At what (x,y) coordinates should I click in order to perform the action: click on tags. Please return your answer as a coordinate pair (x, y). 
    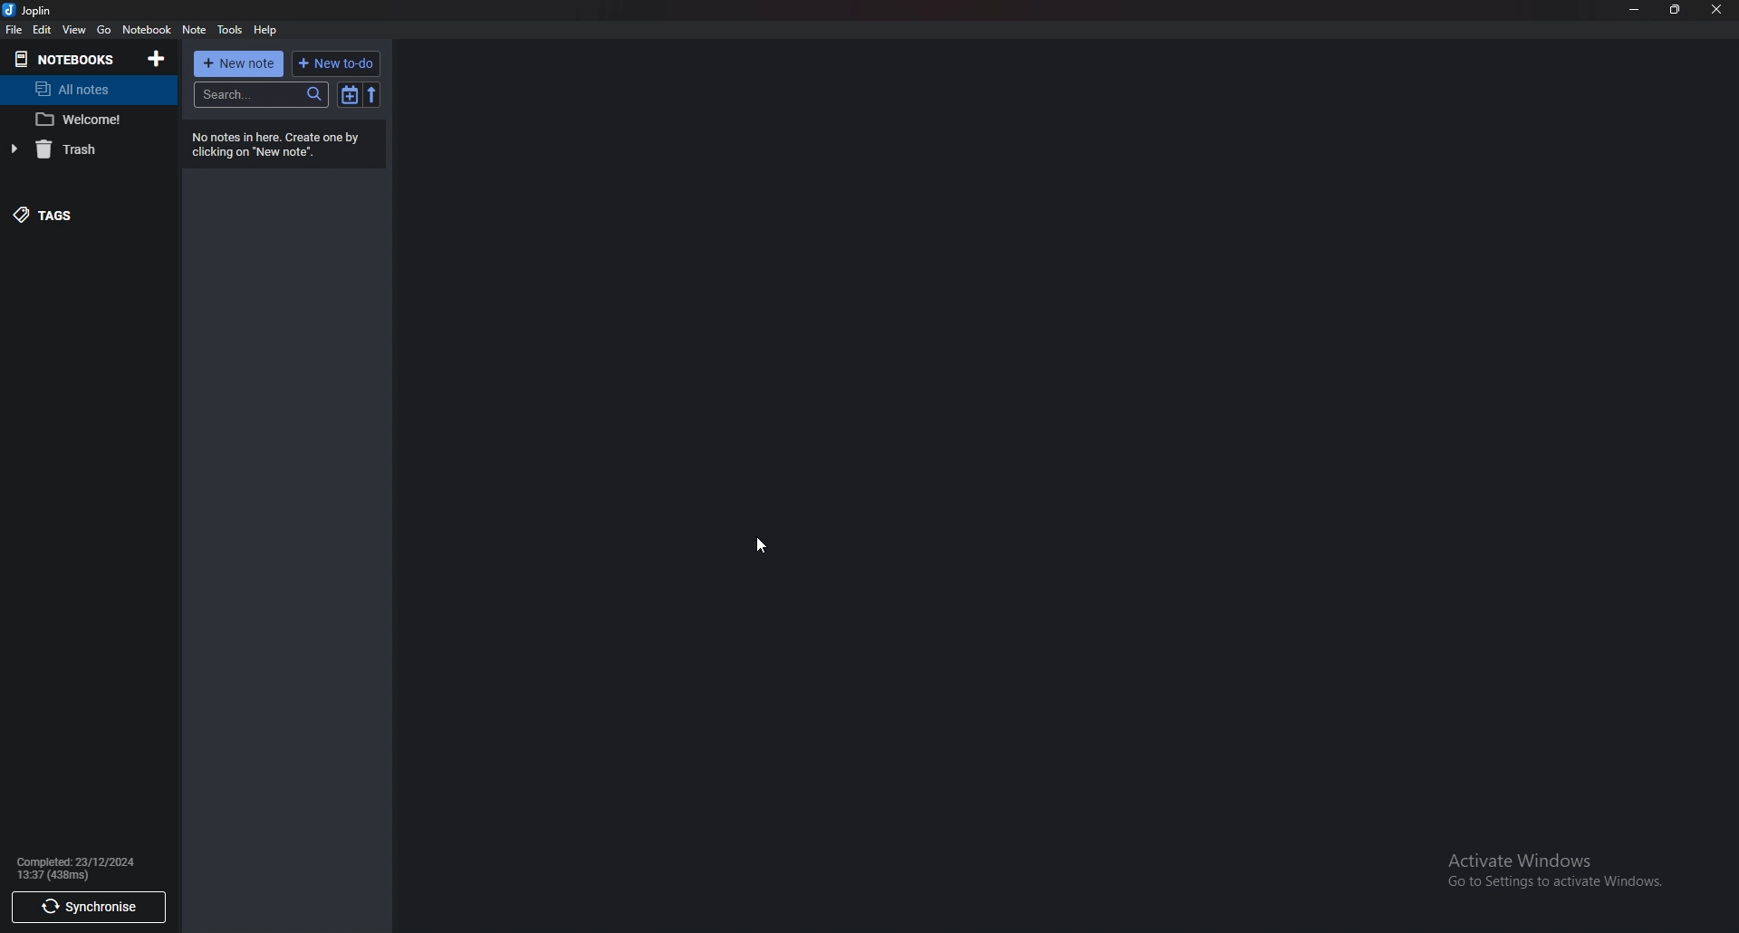
    Looking at the image, I should click on (78, 216).